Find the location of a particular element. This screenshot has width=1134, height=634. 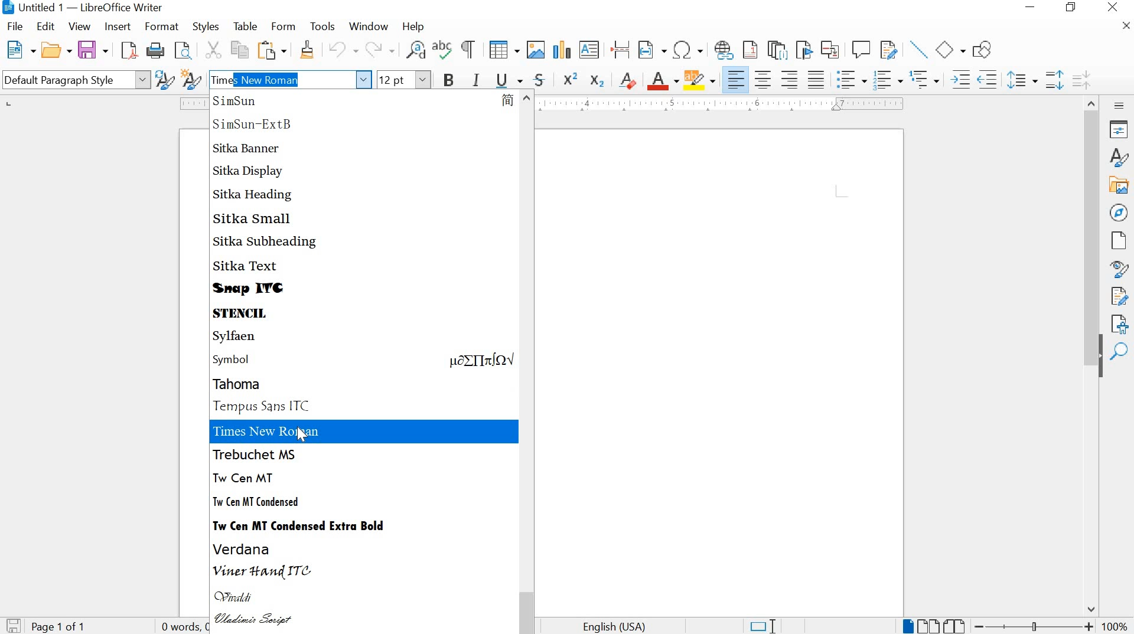

SELECT OUTLINE FORMAT is located at coordinates (924, 80).